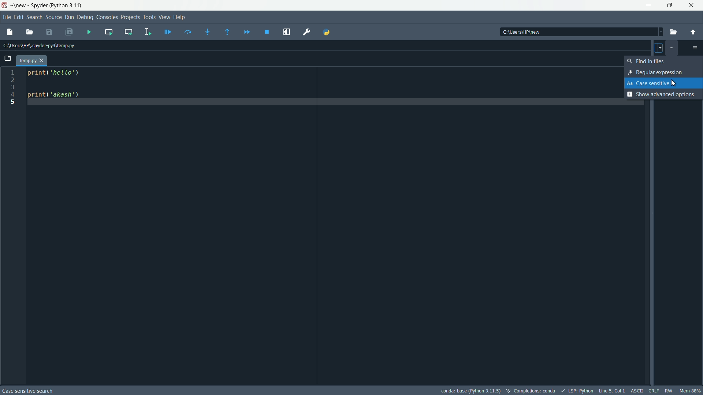  What do you see at coordinates (579, 390) in the screenshot?
I see `LSP: Python` at bounding box center [579, 390].